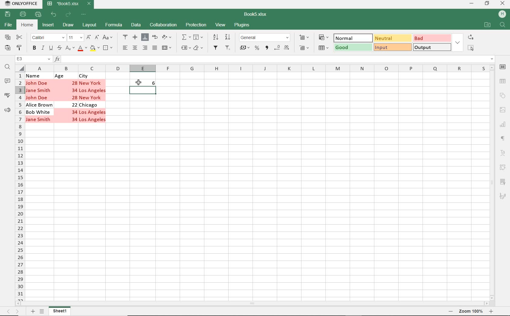  What do you see at coordinates (73, 113) in the screenshot?
I see `34` at bounding box center [73, 113].